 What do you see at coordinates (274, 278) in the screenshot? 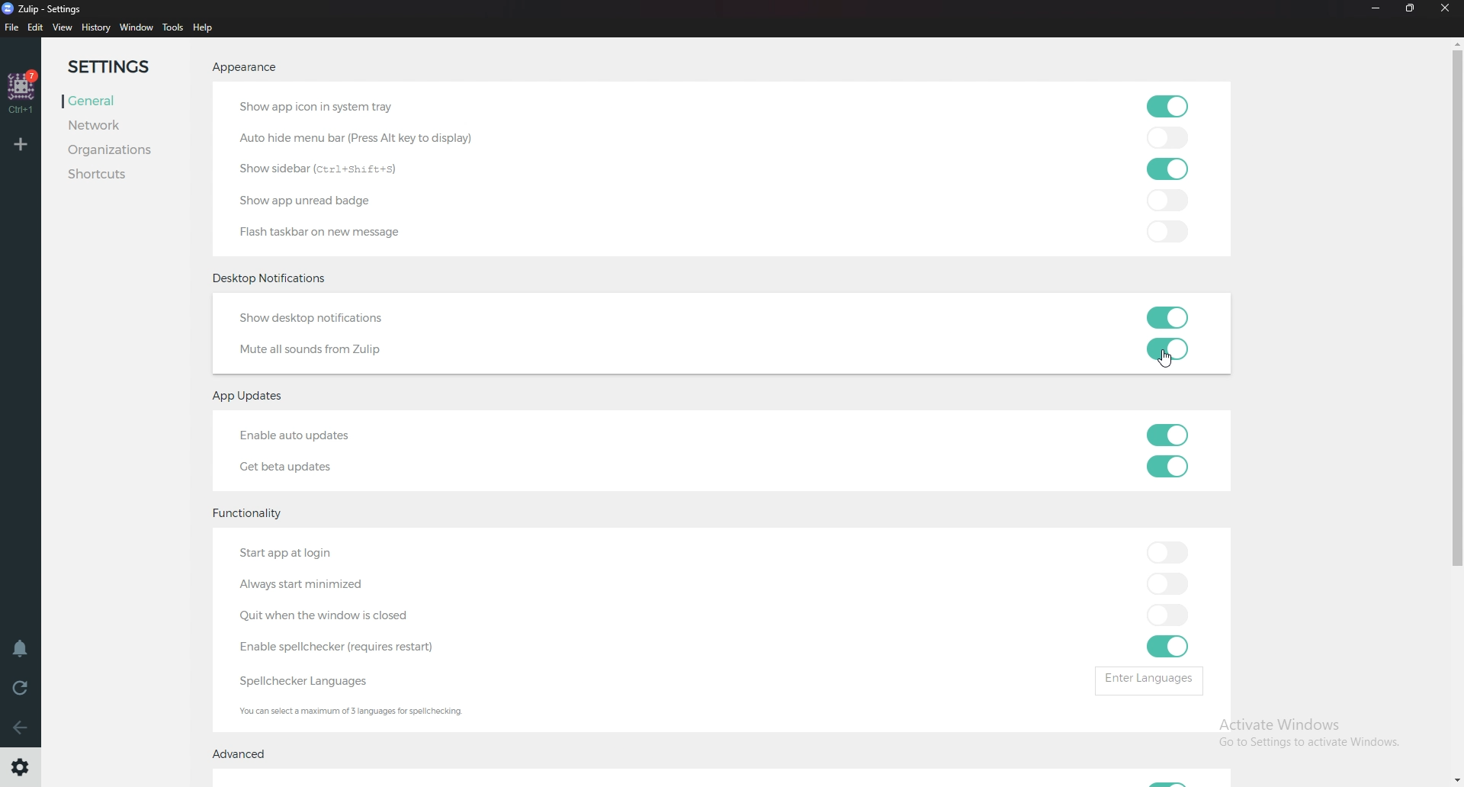
I see `Desktop notificationsDesktop notifications` at bounding box center [274, 278].